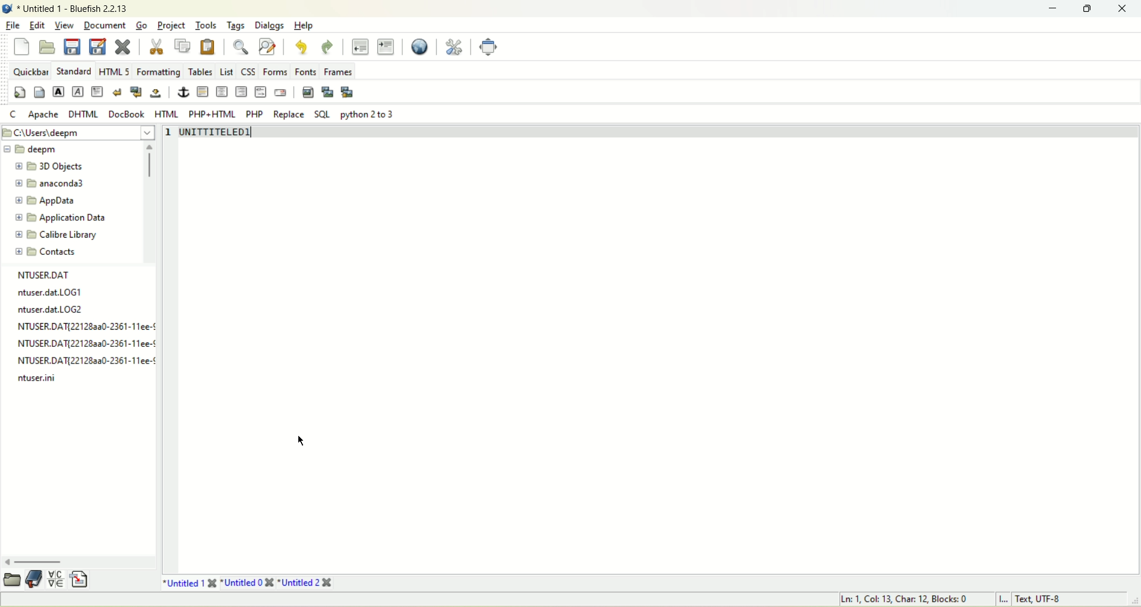  What do you see at coordinates (18, 93) in the screenshot?
I see `quickstart` at bounding box center [18, 93].